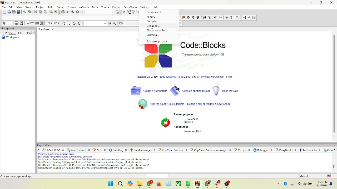 This screenshot has height=189, width=337. What do you see at coordinates (106, 7) in the screenshot?
I see `tools` at bounding box center [106, 7].